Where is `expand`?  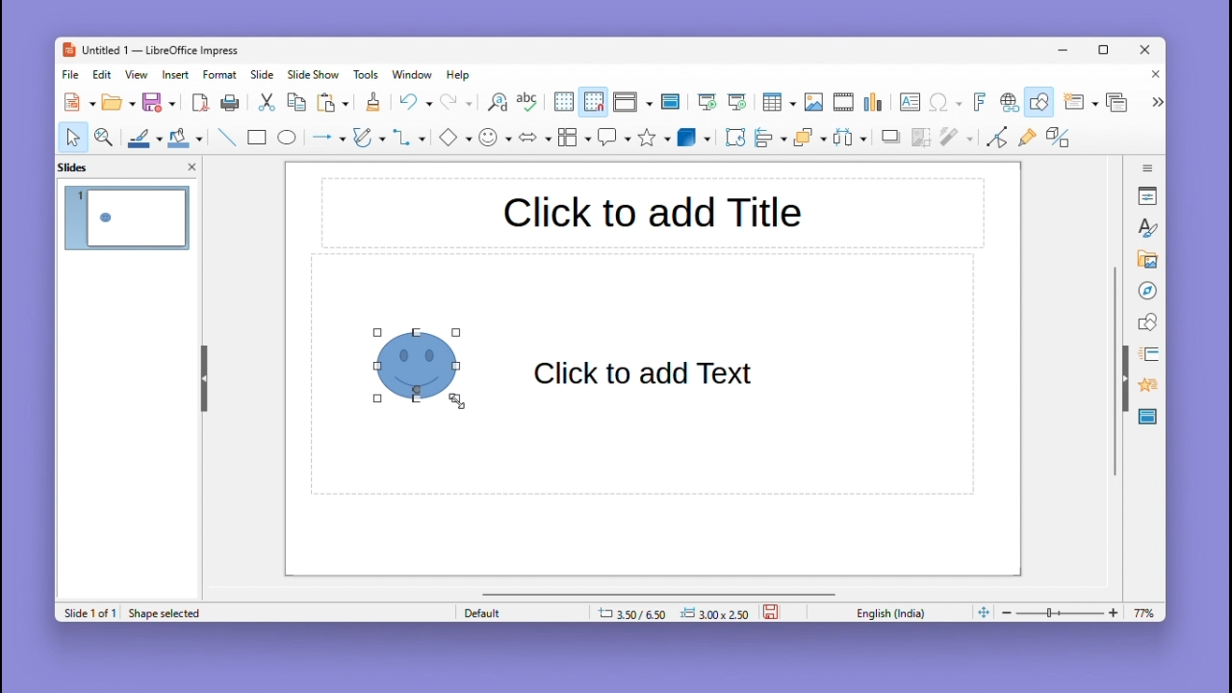 expand is located at coordinates (1155, 102).